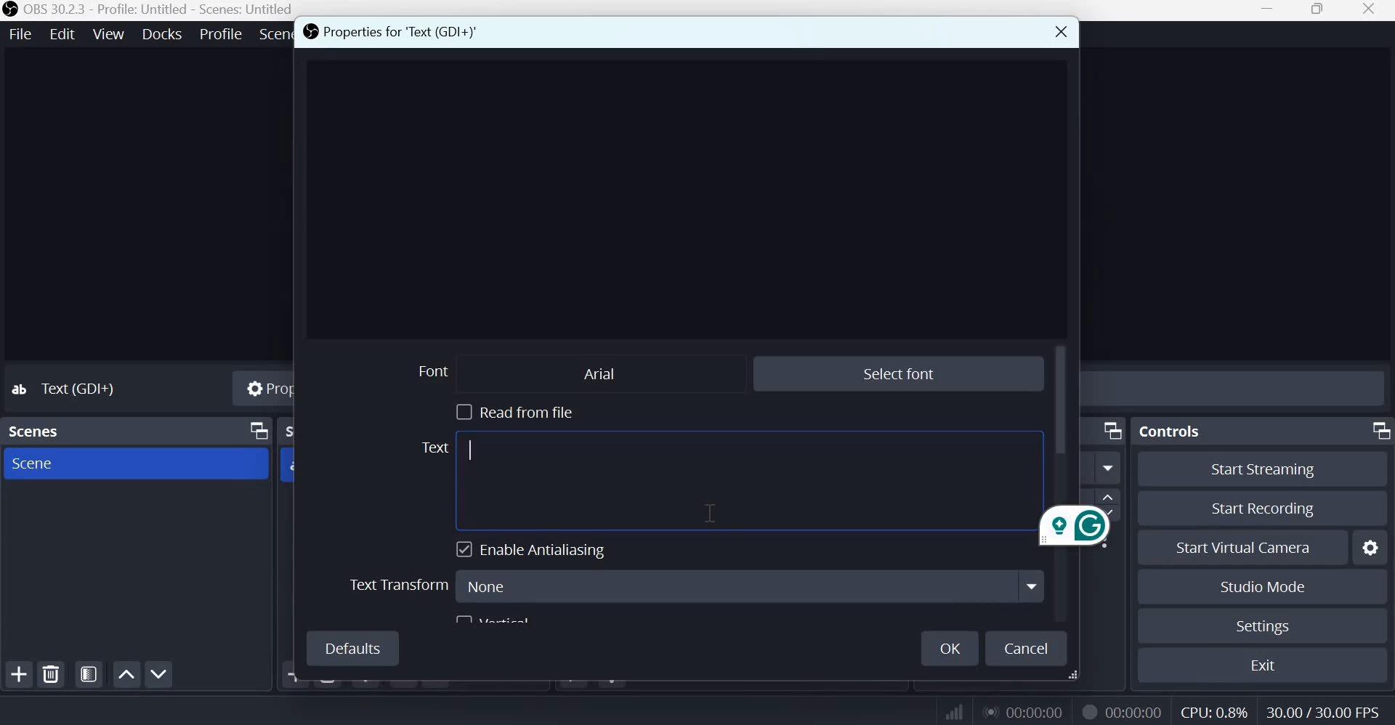 The image size is (1395, 725). I want to click on cursor, so click(713, 510).